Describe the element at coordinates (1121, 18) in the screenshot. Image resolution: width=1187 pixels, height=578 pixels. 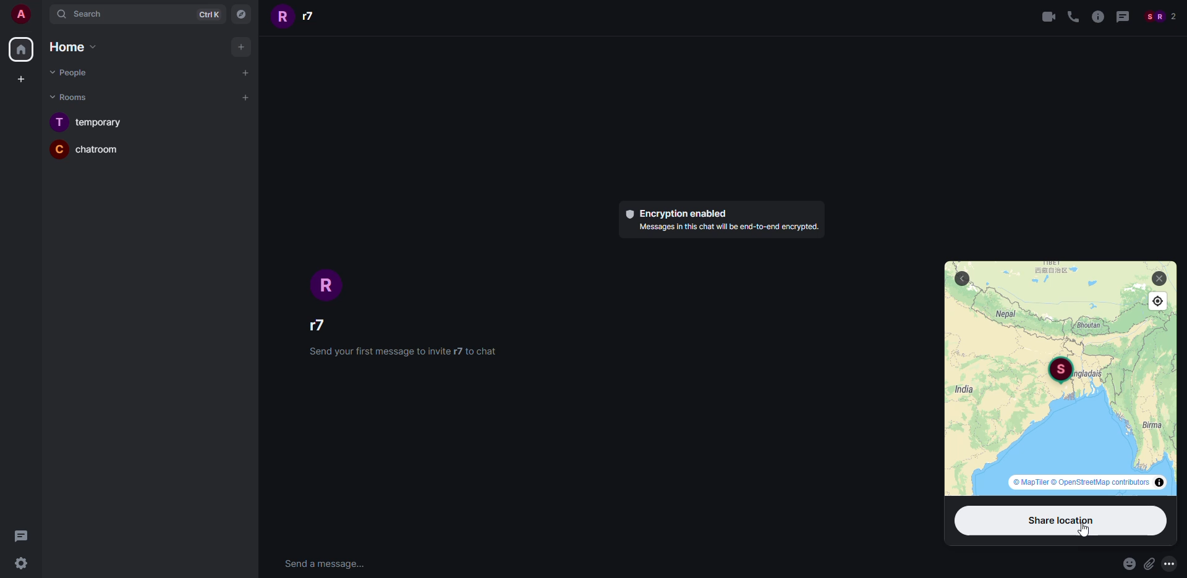
I see `Message` at that location.